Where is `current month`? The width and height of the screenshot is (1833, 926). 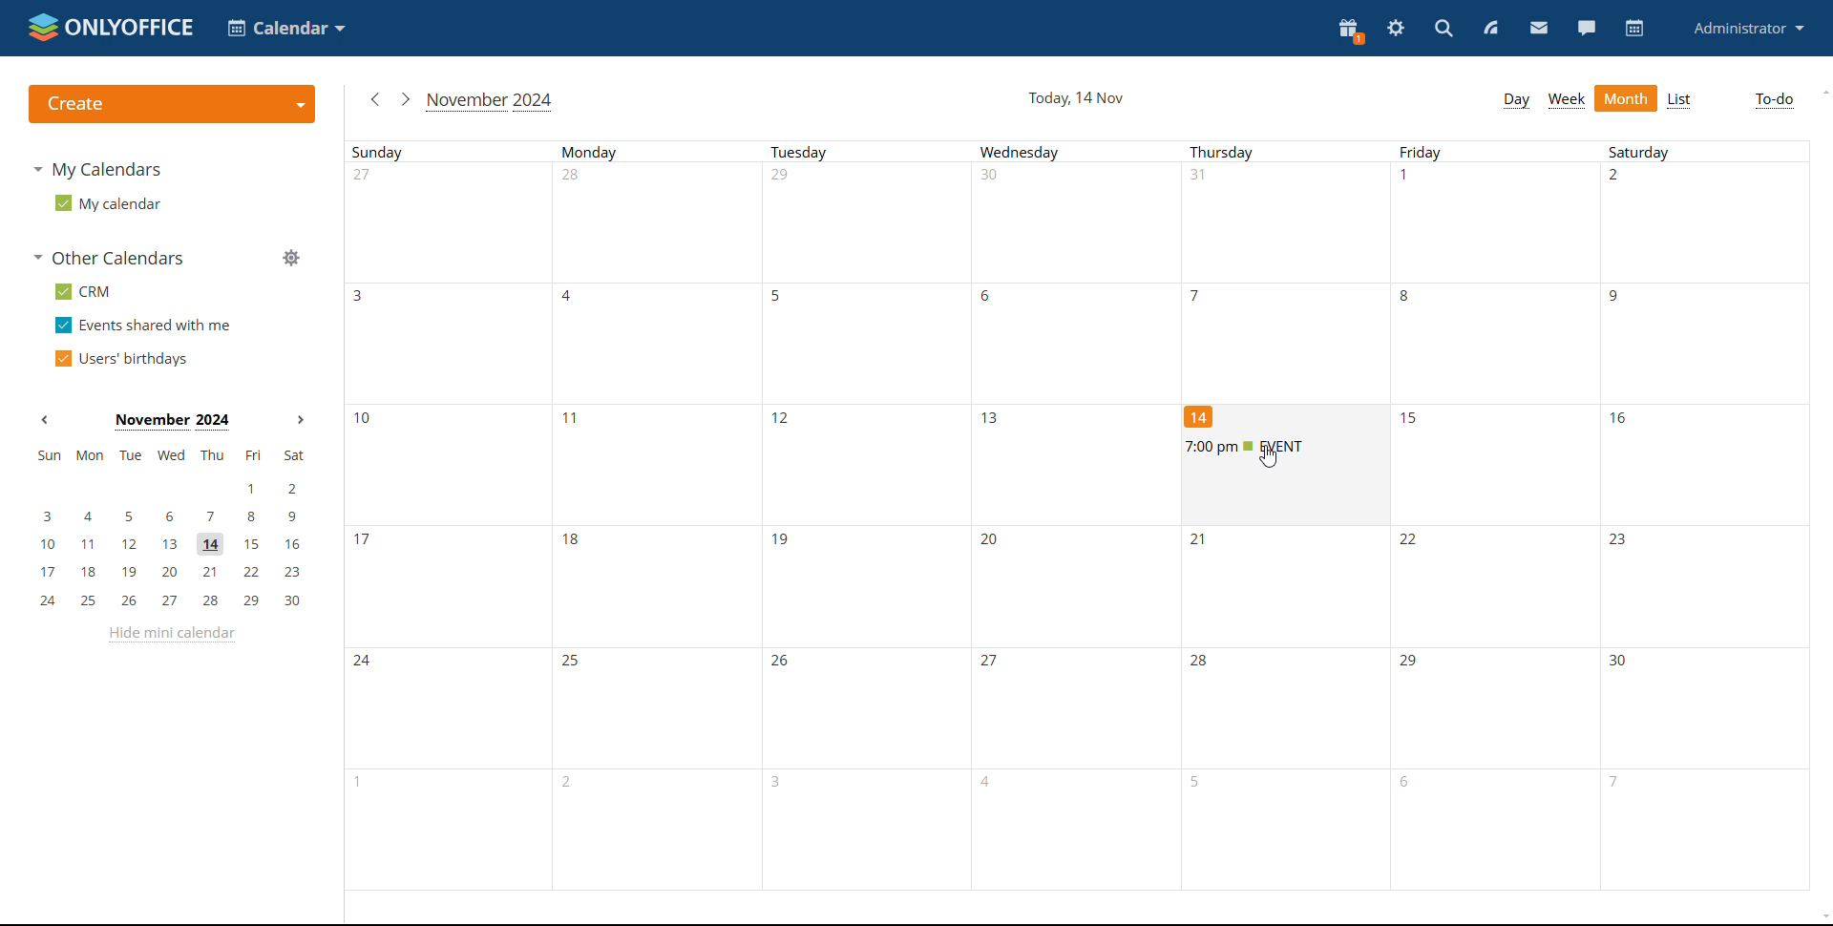 current month is located at coordinates (492, 102).